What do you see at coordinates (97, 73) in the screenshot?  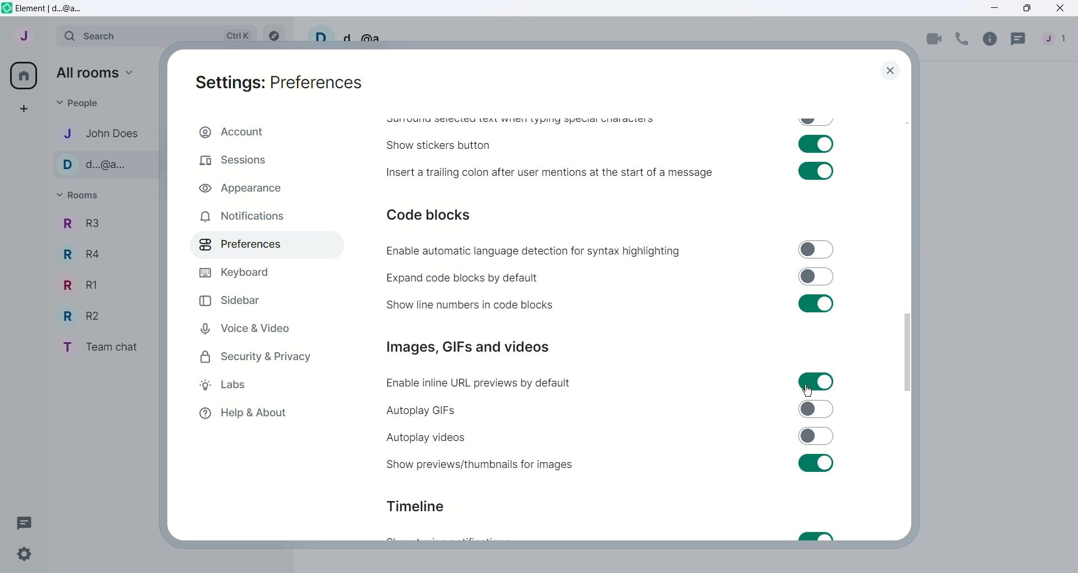 I see `All rooms` at bounding box center [97, 73].